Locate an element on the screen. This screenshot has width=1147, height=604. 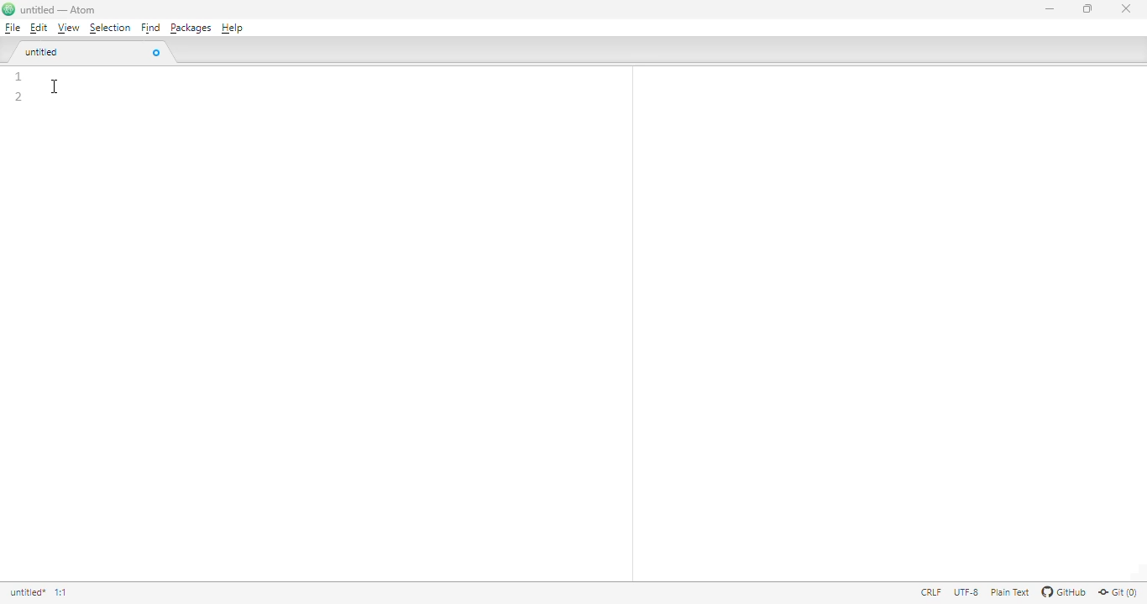
selection is located at coordinates (110, 29).